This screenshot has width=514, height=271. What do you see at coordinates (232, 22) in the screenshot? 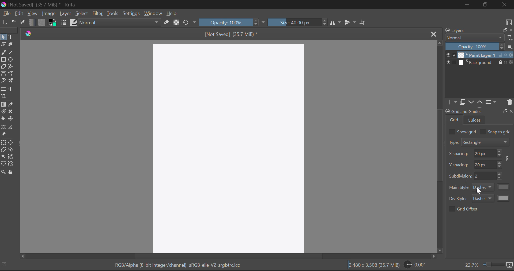
I see `Opacity` at bounding box center [232, 22].